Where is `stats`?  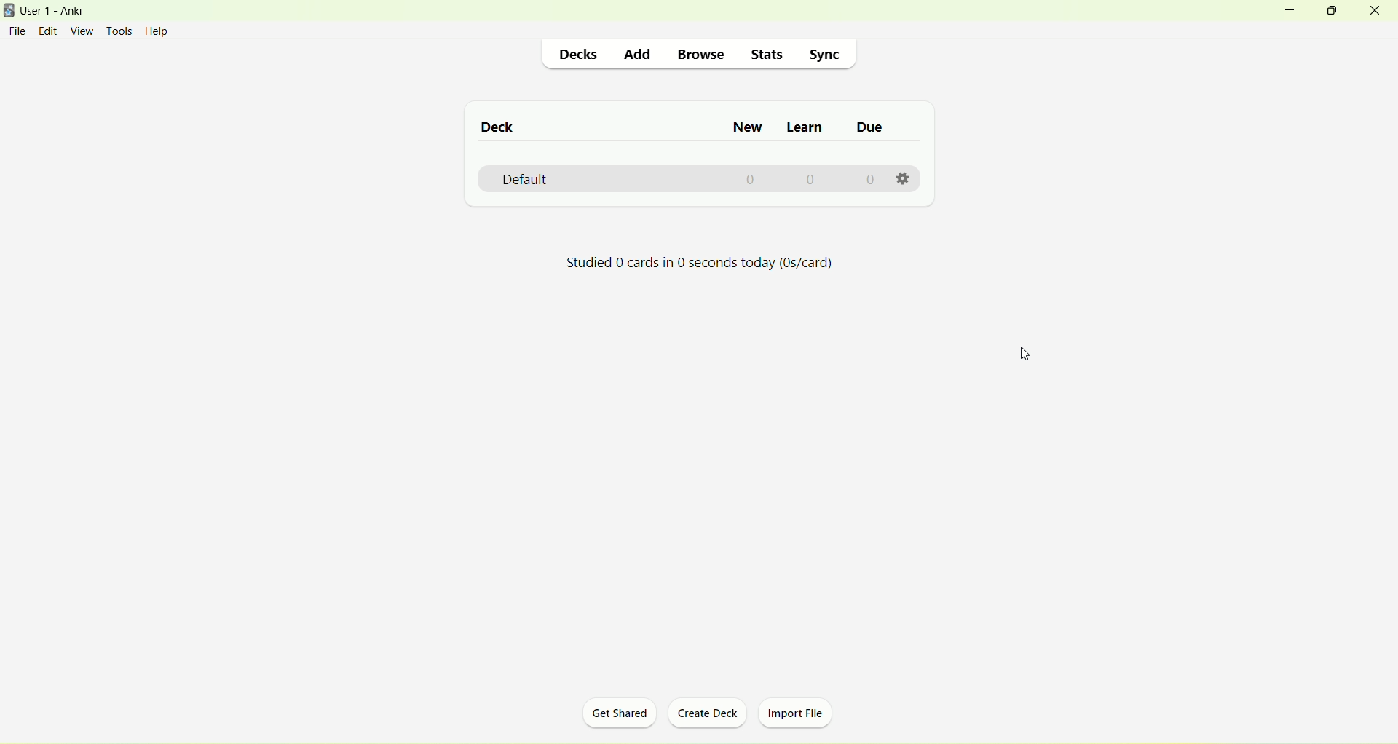 stats is located at coordinates (761, 56).